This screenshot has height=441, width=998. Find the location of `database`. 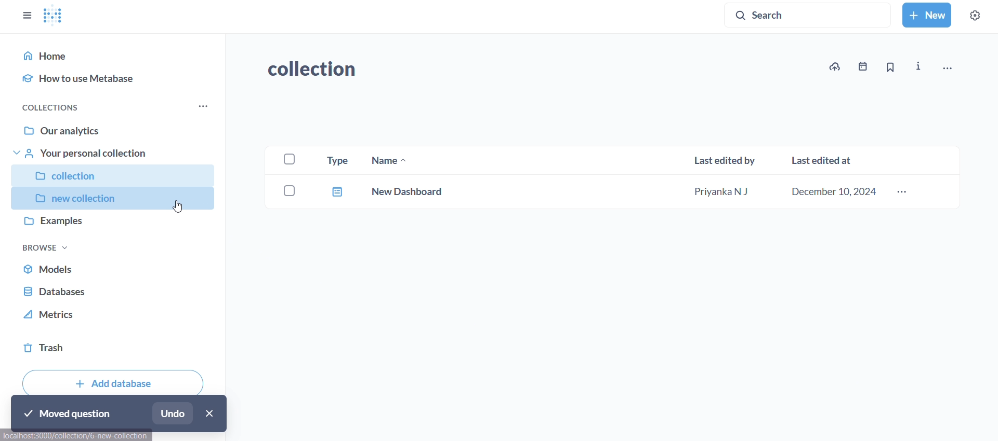

database is located at coordinates (116, 292).